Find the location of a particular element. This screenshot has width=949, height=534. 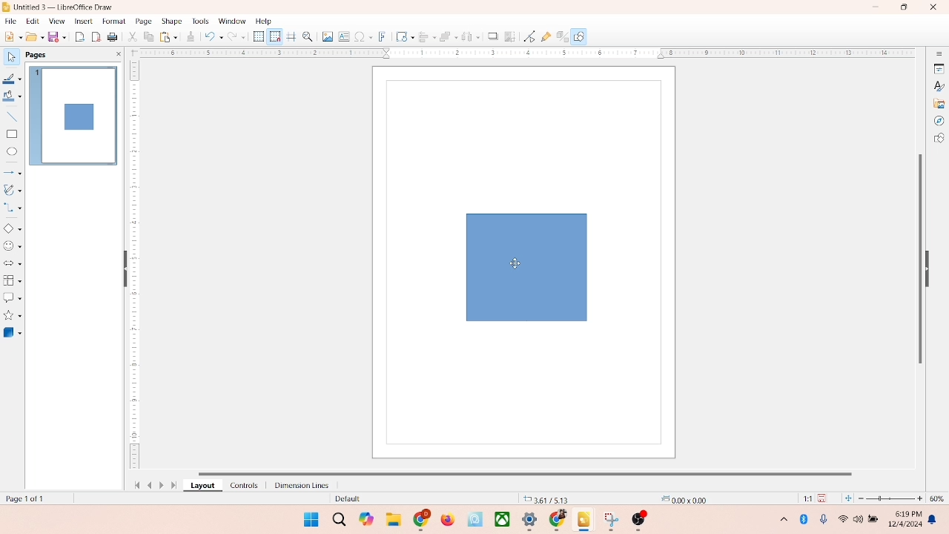

ellipse is located at coordinates (12, 152).